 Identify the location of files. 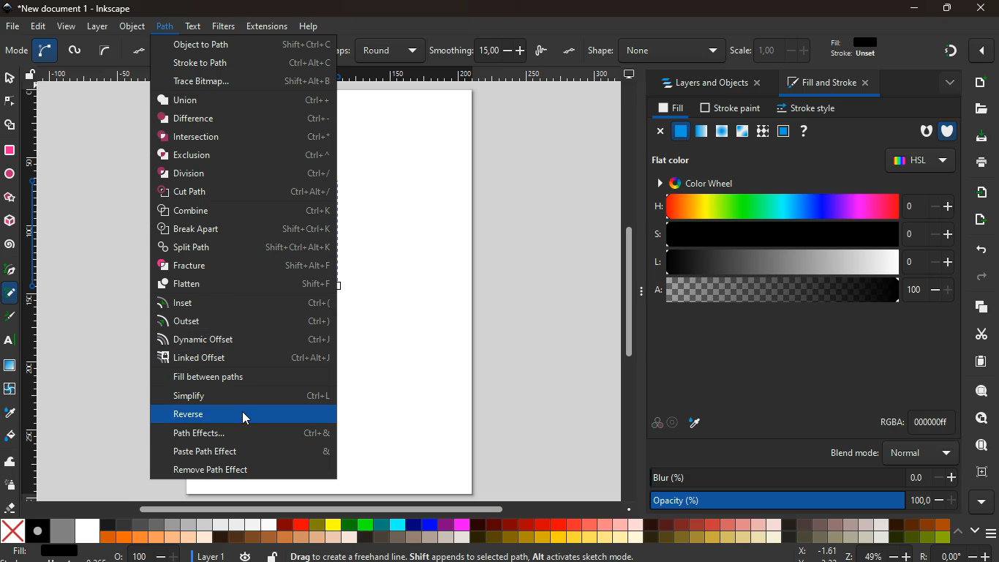
(981, 109).